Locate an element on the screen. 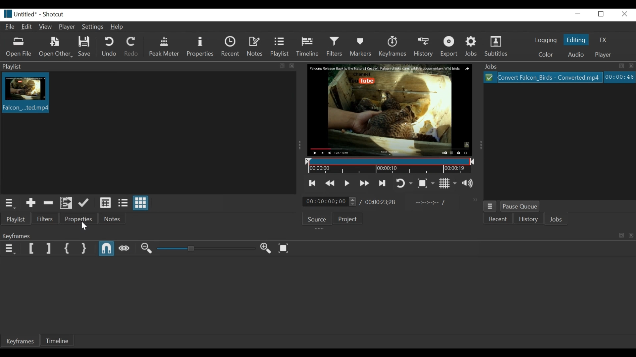  Jobs is located at coordinates (556, 219).